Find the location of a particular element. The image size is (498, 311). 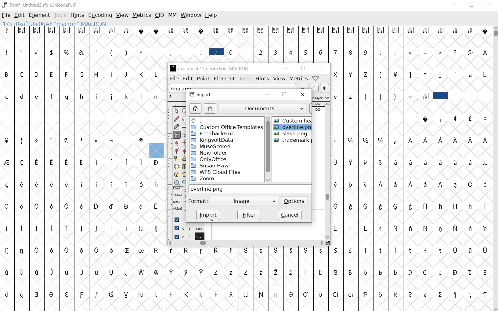

128(0X80) U +0080 " uni0080" Latin-1 Supplement is located at coordinates (69, 23).